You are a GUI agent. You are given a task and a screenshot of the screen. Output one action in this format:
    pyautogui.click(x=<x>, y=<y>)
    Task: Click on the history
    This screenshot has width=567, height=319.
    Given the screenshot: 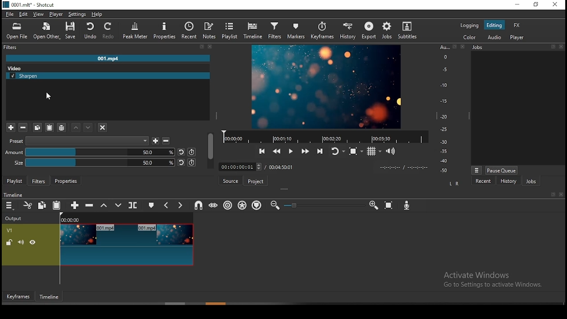 What is the action you would take?
    pyautogui.click(x=509, y=181)
    